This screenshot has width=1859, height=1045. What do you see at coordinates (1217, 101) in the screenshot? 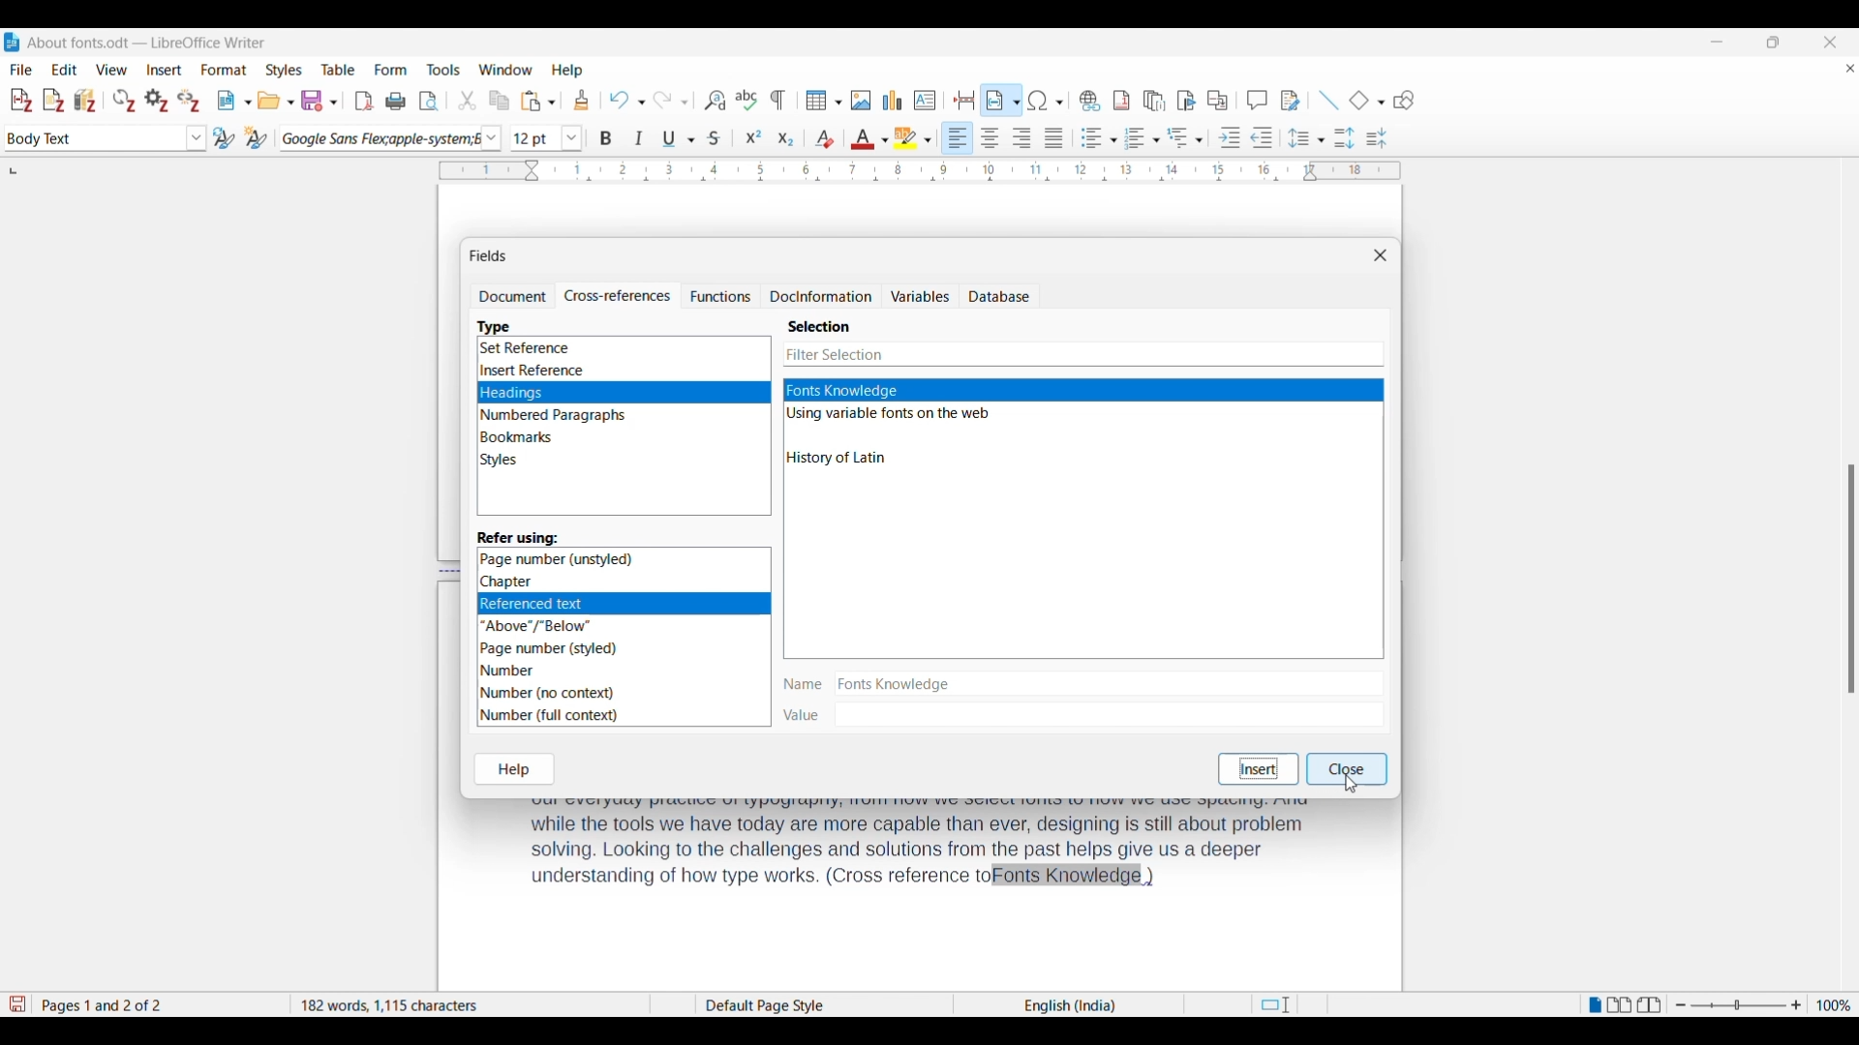
I see `Insert cross-reference` at bounding box center [1217, 101].